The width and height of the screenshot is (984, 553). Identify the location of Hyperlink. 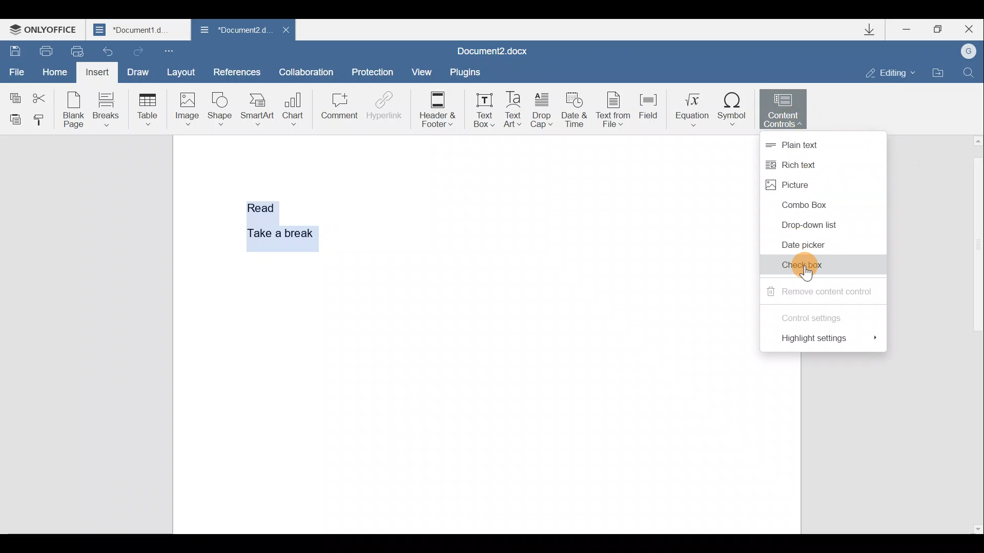
(384, 105).